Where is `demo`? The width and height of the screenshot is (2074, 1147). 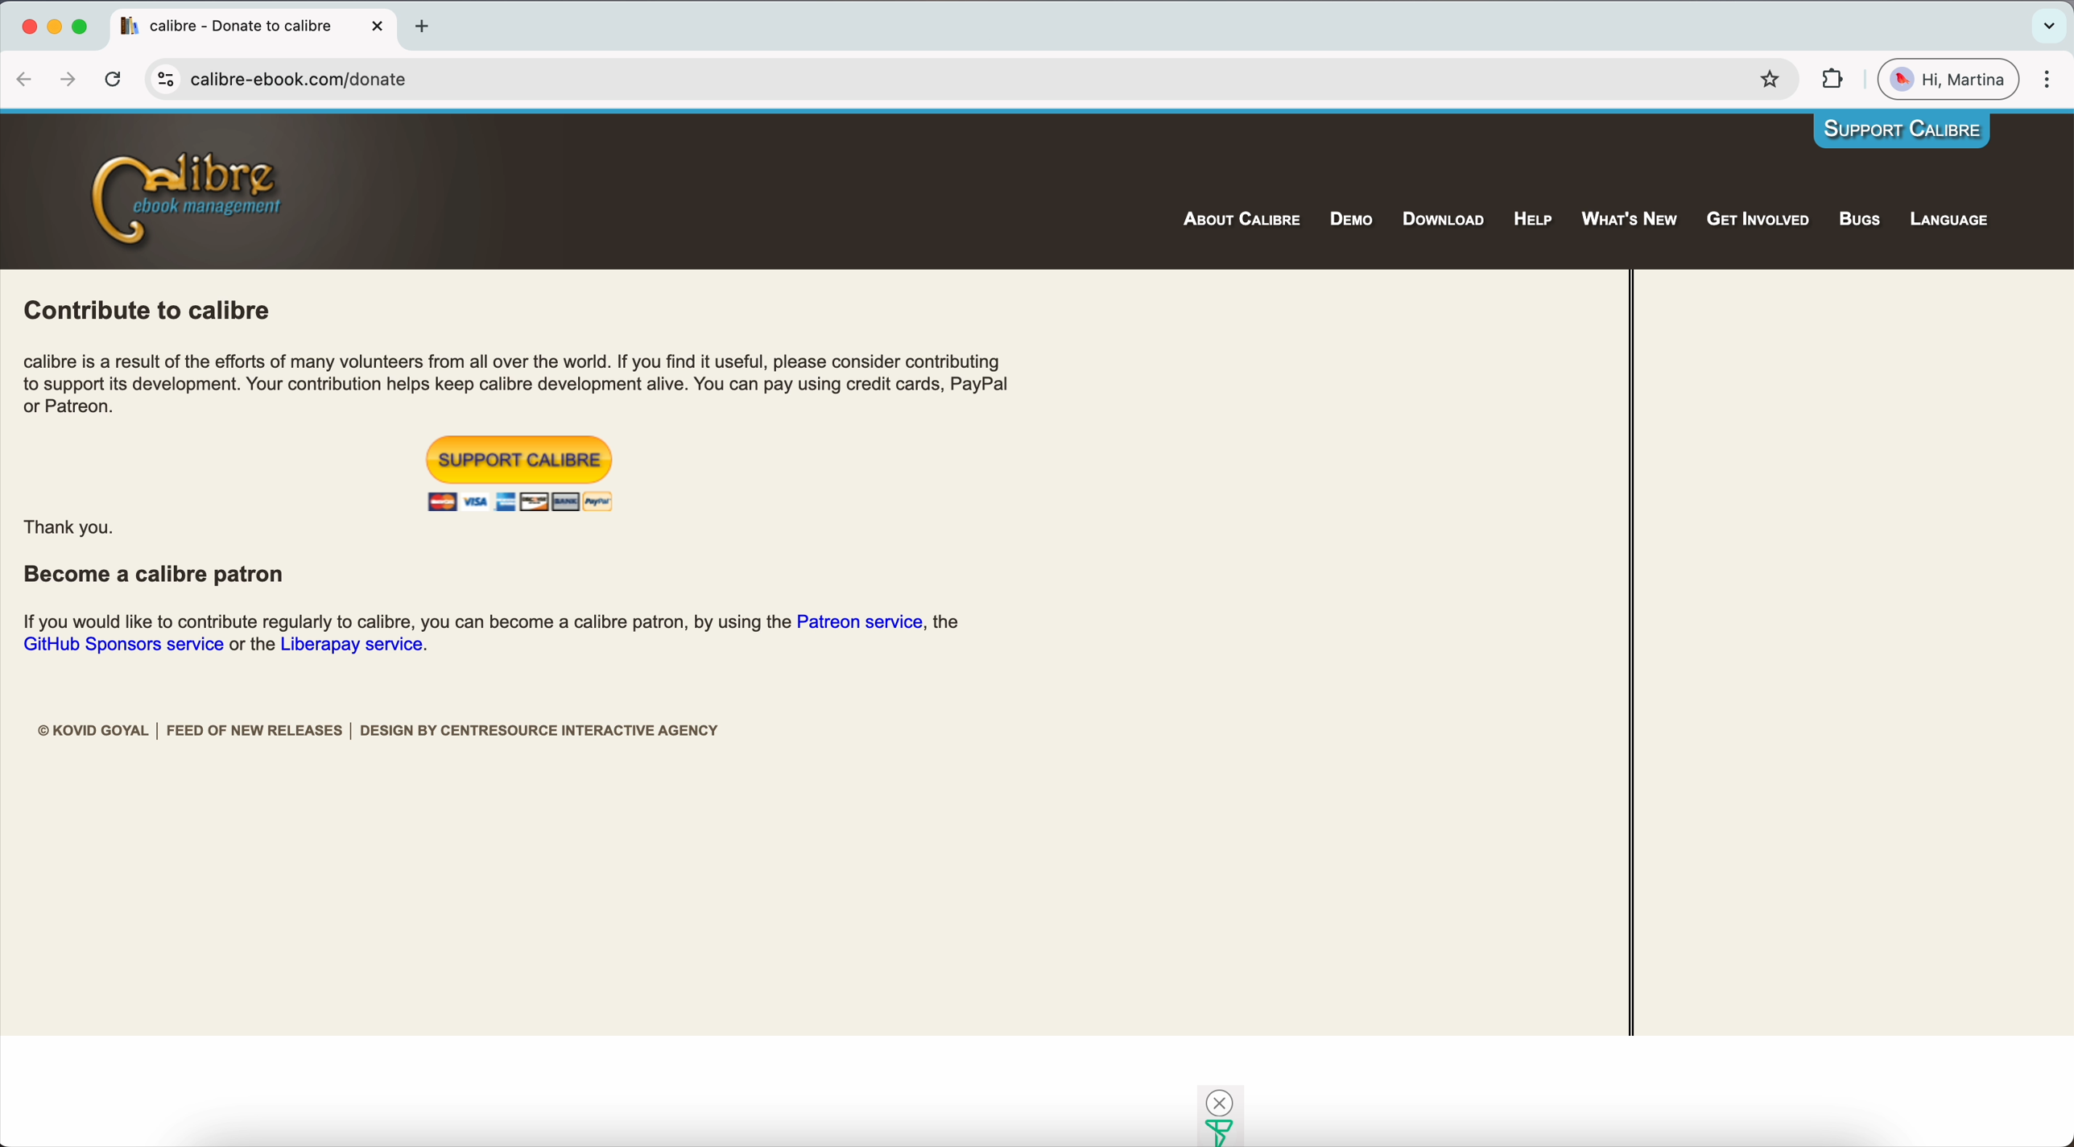 demo is located at coordinates (1353, 218).